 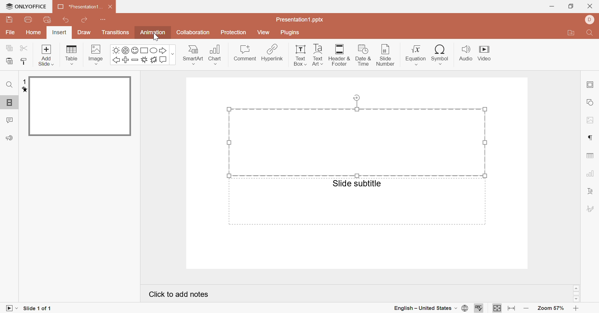 What do you see at coordinates (9, 47) in the screenshot?
I see `copy` at bounding box center [9, 47].